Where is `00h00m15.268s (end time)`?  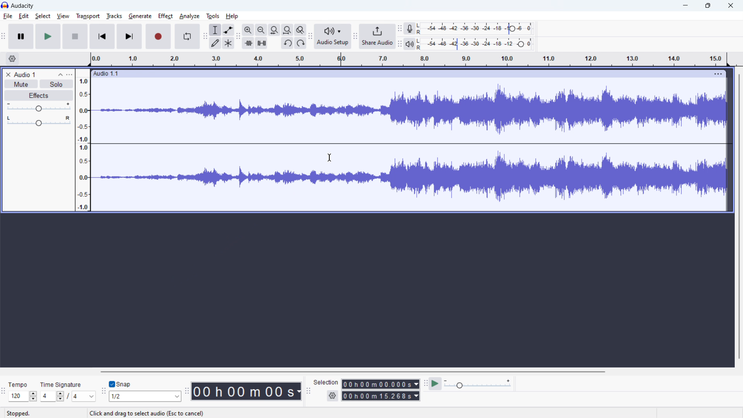
00h00m15.268s (end time) is located at coordinates (381, 396).